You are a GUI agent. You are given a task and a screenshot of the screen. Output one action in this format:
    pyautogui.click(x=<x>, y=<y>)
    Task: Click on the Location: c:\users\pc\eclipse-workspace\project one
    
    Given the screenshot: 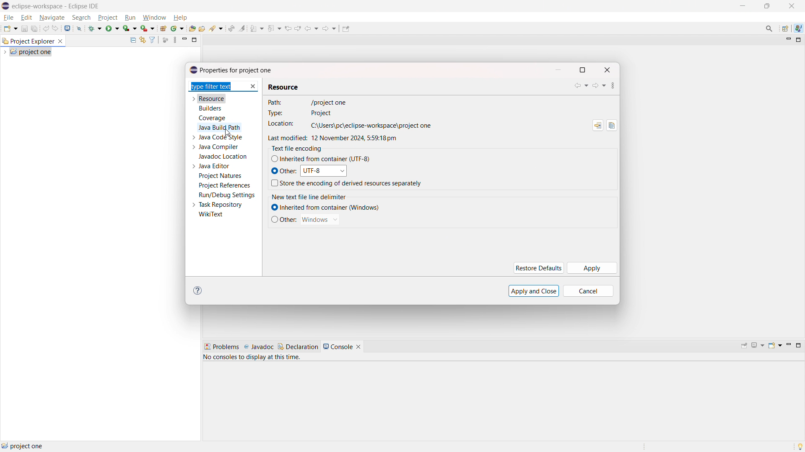 What is the action you would take?
    pyautogui.click(x=347, y=125)
    